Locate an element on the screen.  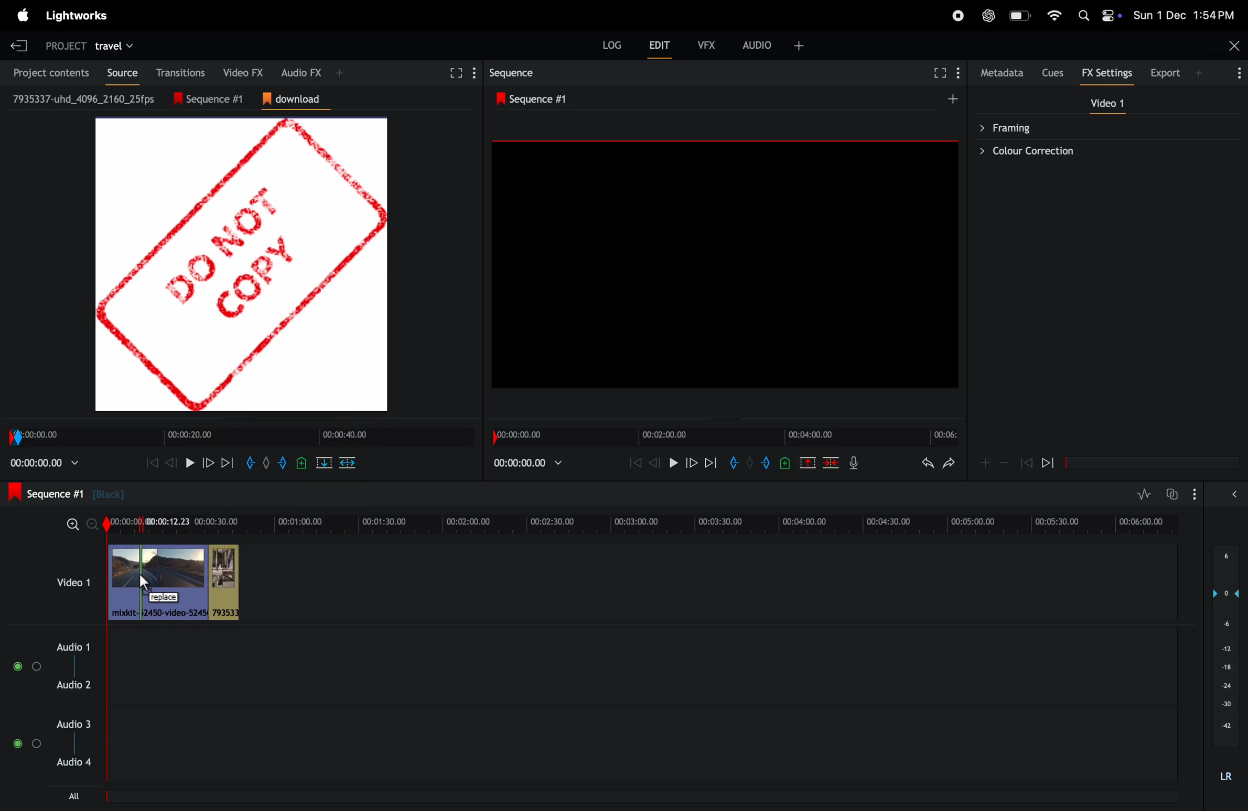
add to current position is located at coordinates (302, 463).